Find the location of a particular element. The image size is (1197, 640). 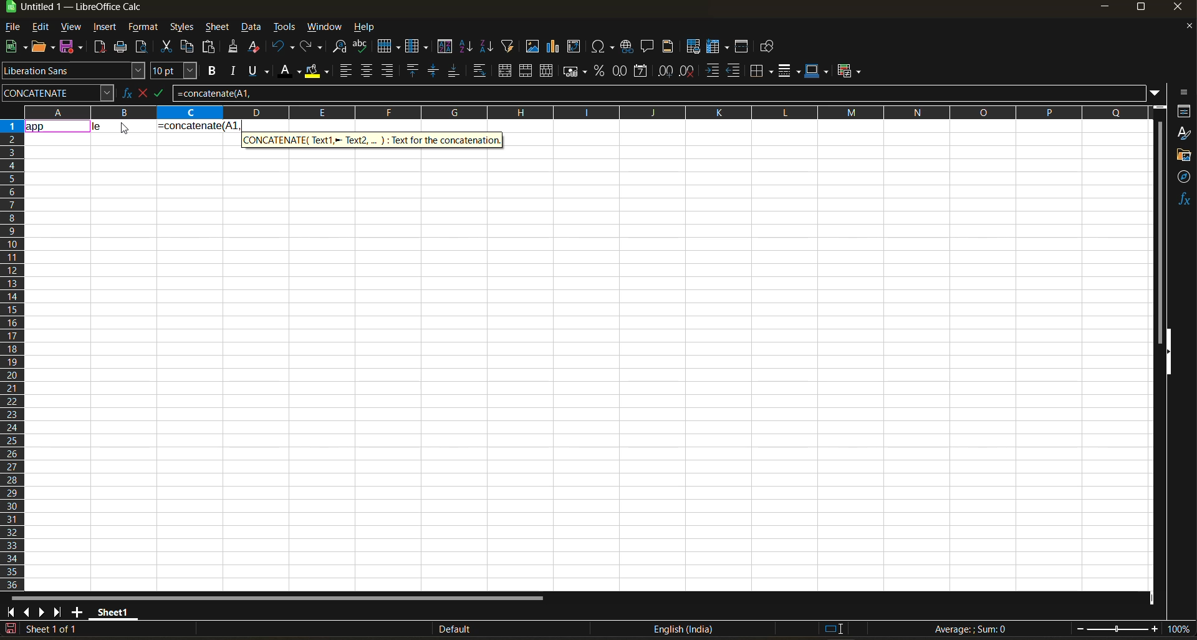

border style is located at coordinates (789, 71).